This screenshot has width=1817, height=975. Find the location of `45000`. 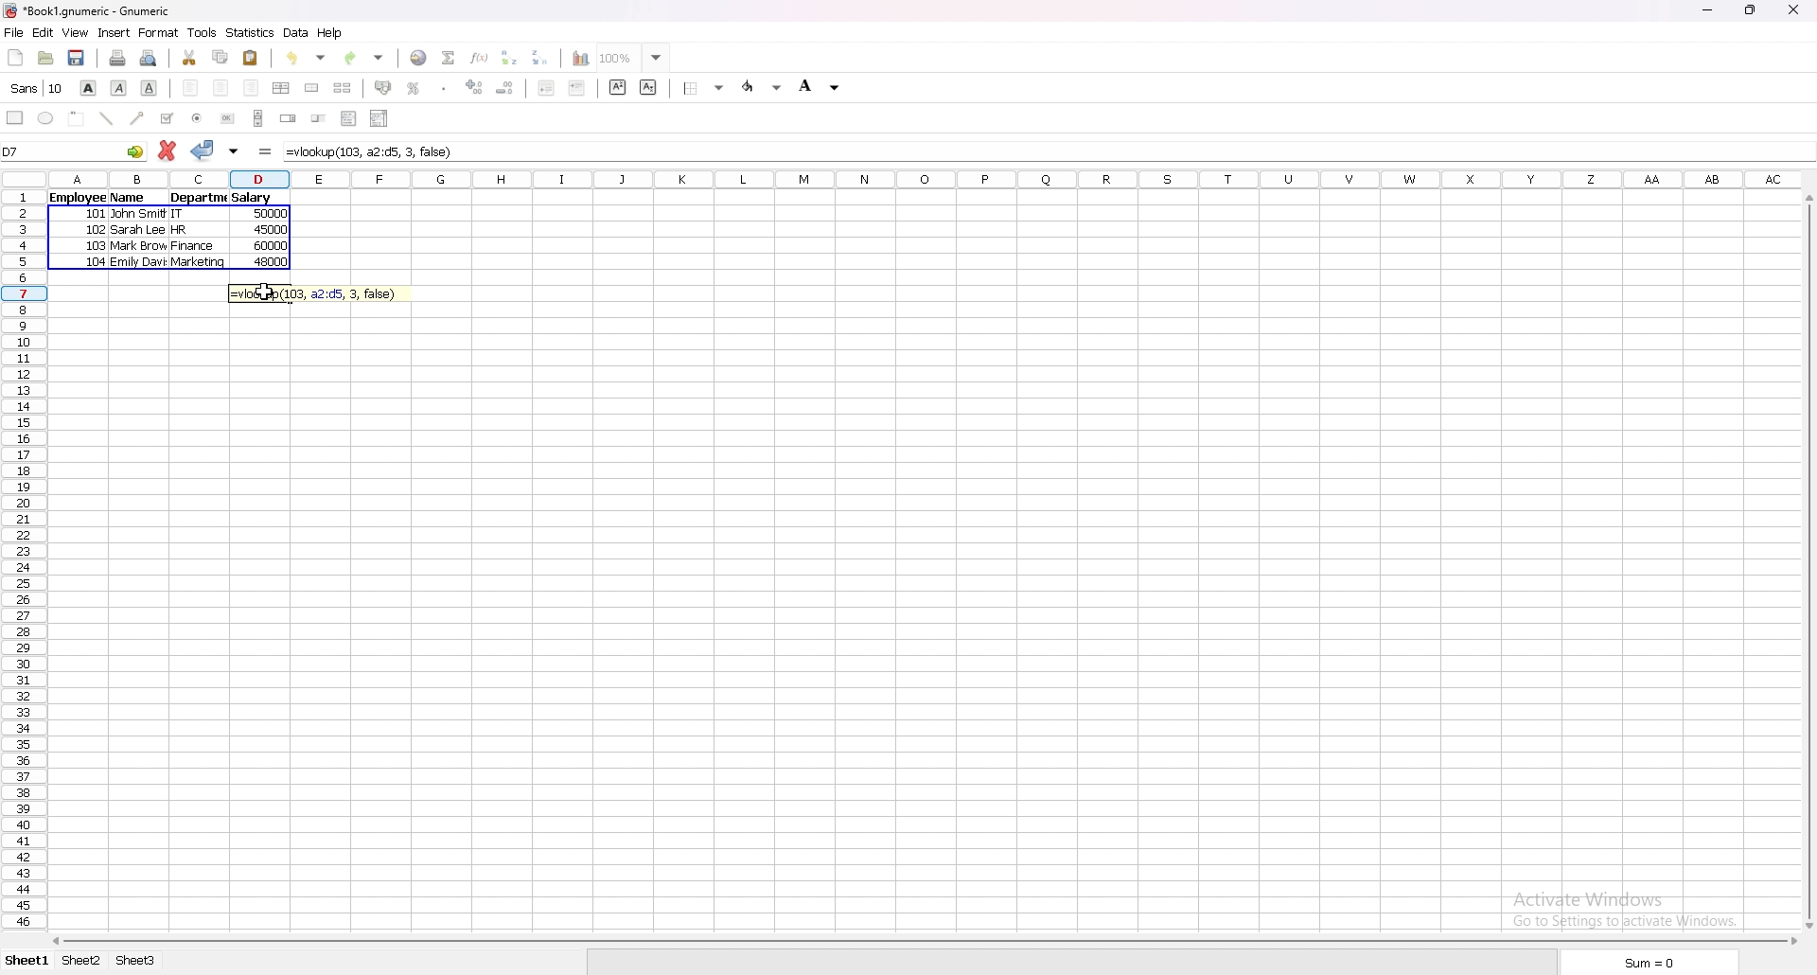

45000 is located at coordinates (273, 233).